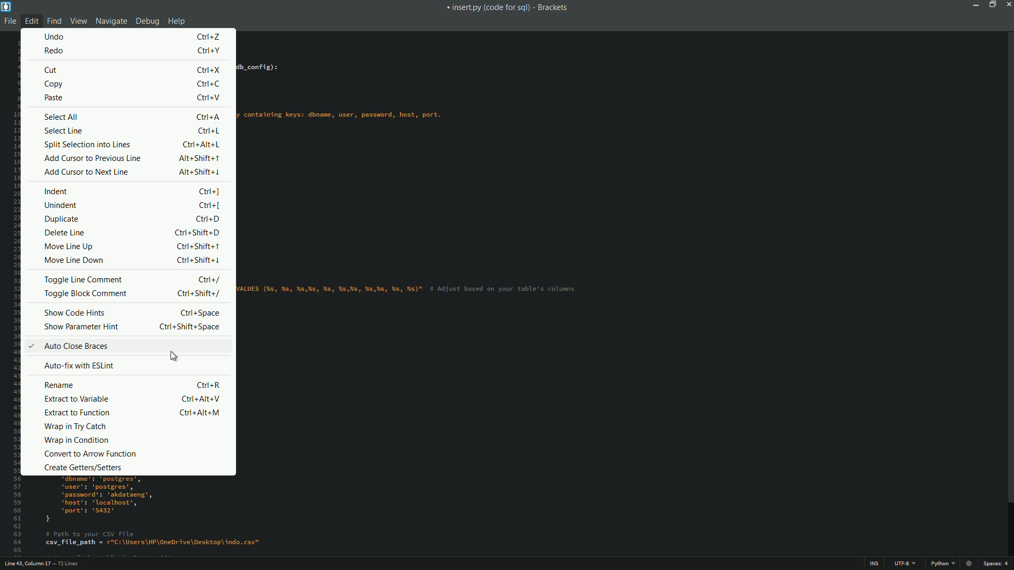 This screenshot has height=570, width=1014. I want to click on copy, so click(55, 85).